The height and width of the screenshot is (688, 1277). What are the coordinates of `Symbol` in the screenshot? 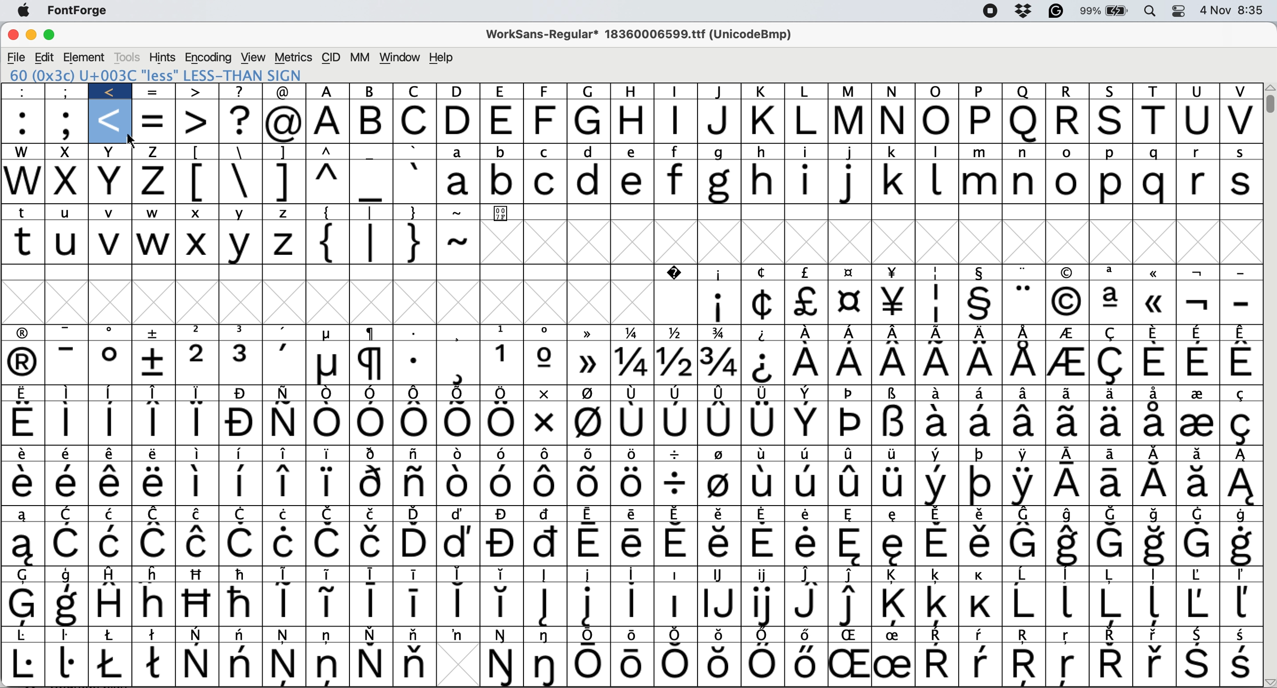 It's located at (156, 666).